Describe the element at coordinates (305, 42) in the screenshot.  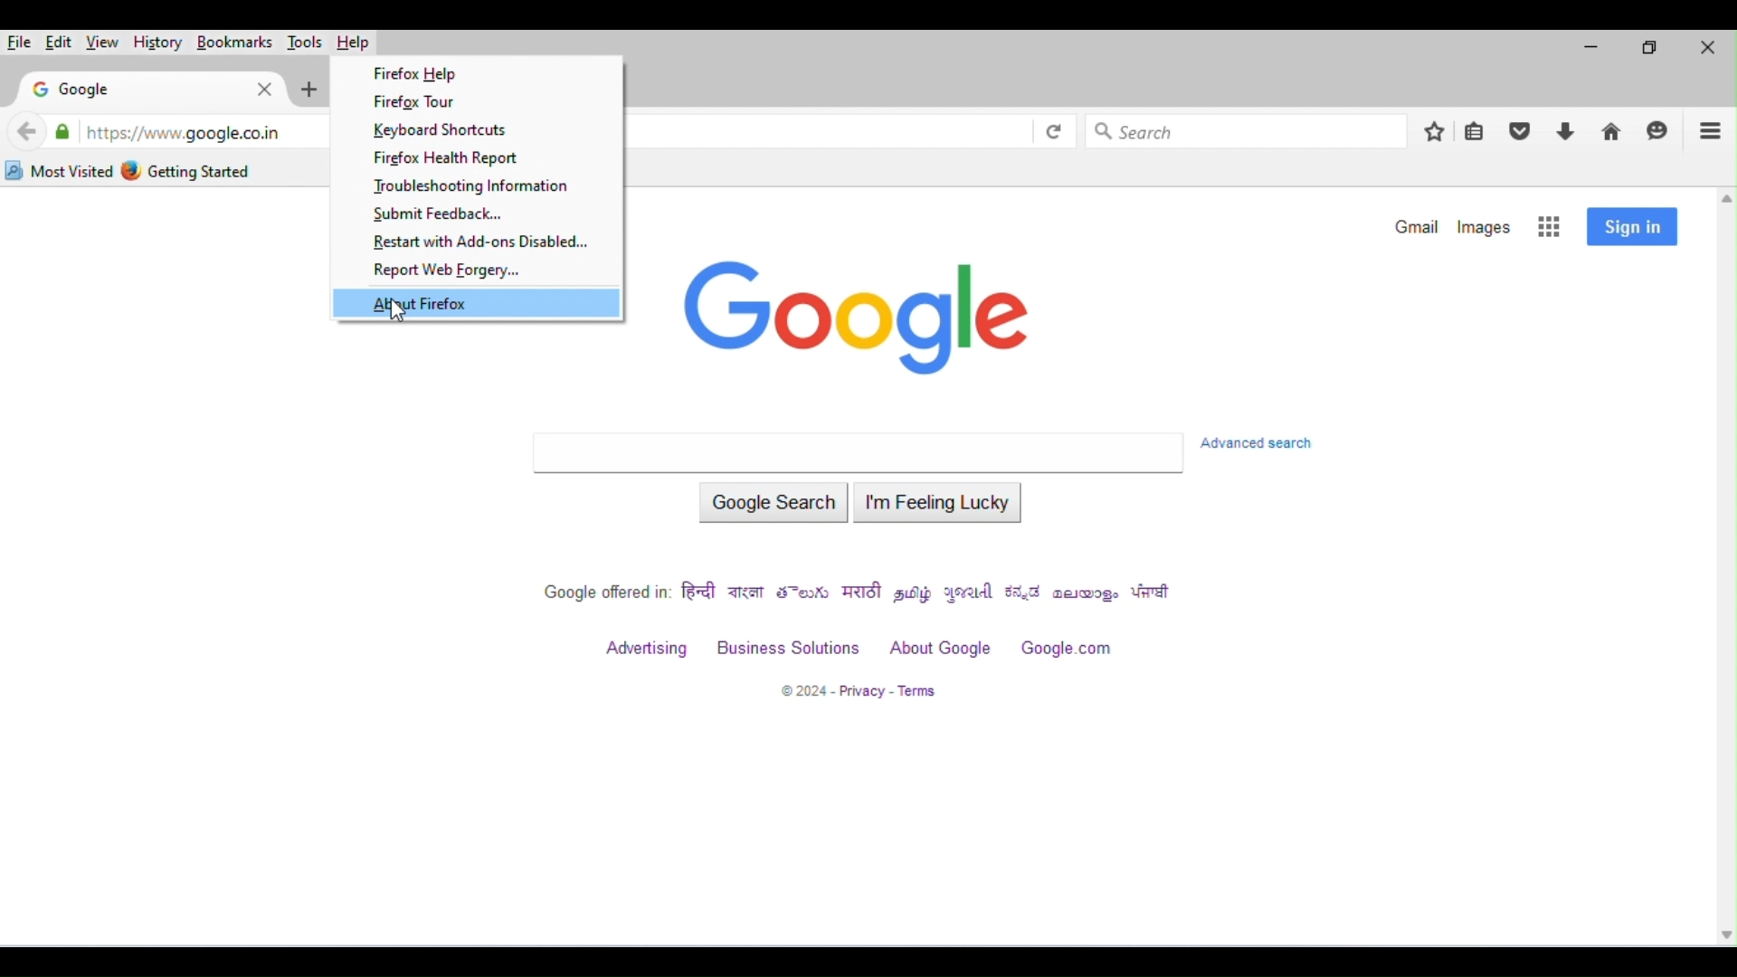
I see `tools` at that location.